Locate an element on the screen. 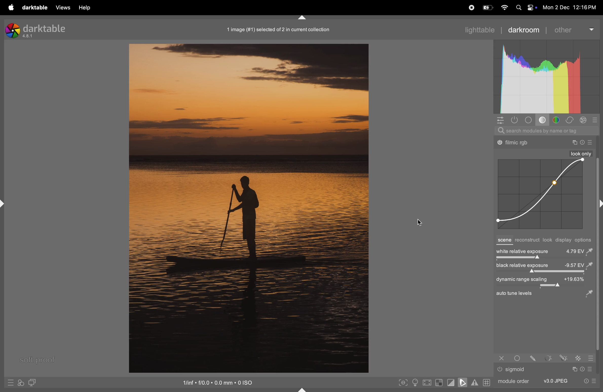 This screenshot has width=603, height=392.  is located at coordinates (592, 369).